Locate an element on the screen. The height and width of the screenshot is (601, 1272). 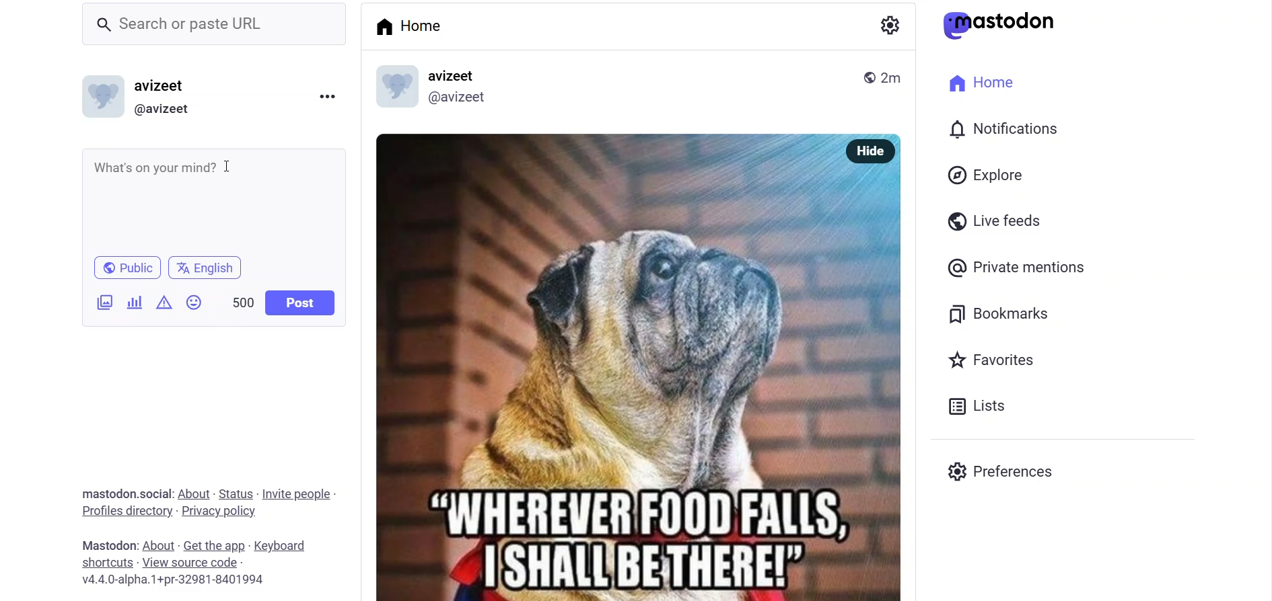
public is located at coordinates (124, 267).